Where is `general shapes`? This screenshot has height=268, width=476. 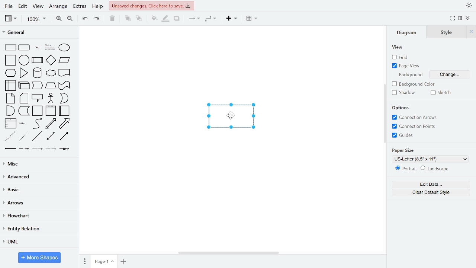
general shapes is located at coordinates (24, 111).